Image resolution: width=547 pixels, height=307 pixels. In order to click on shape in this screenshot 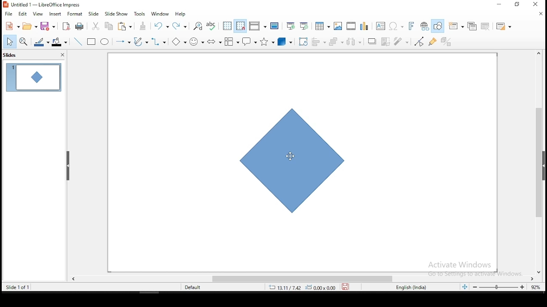, I will do `click(296, 161)`.